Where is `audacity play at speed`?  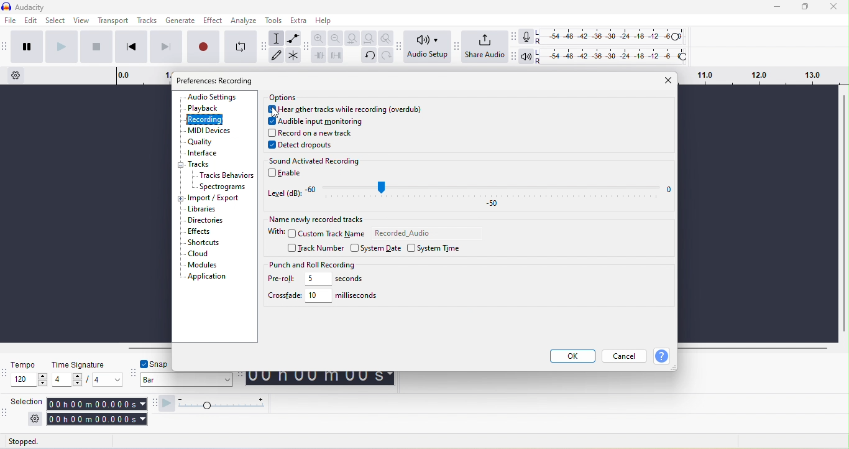
audacity play at speed is located at coordinates (155, 402).